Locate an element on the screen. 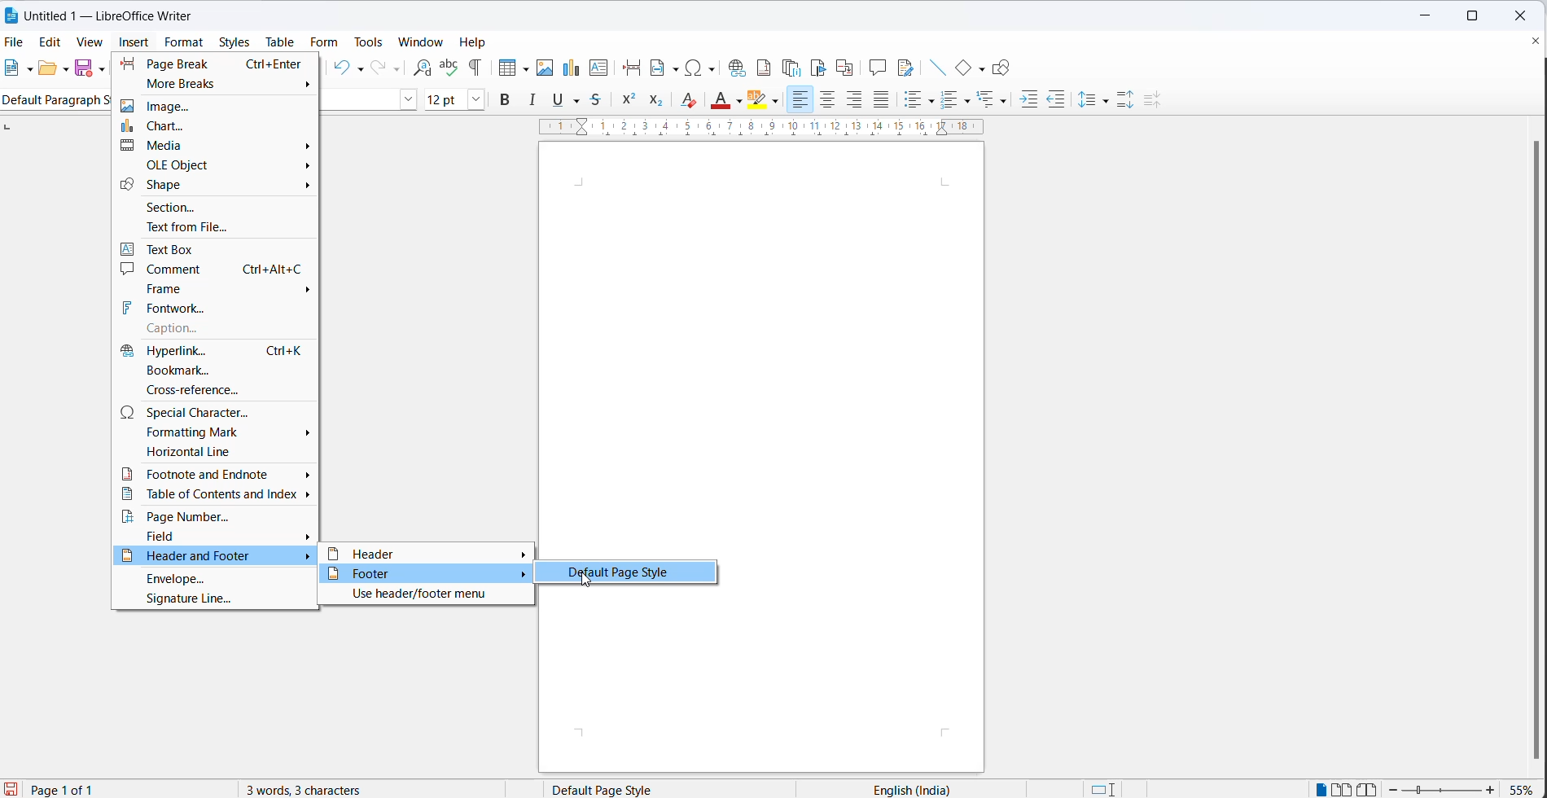  single page view is located at coordinates (1317, 789).